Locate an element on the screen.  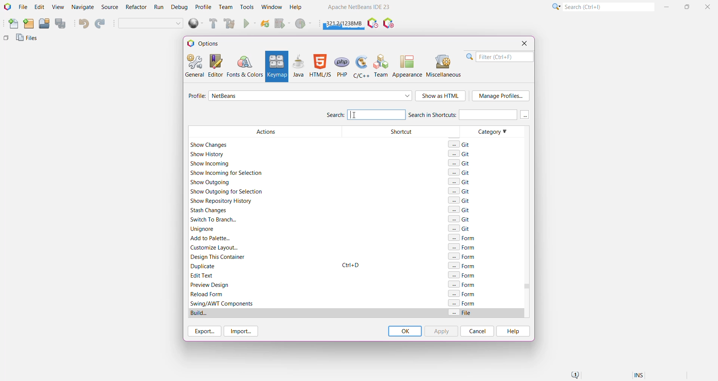
Source is located at coordinates (111, 7).